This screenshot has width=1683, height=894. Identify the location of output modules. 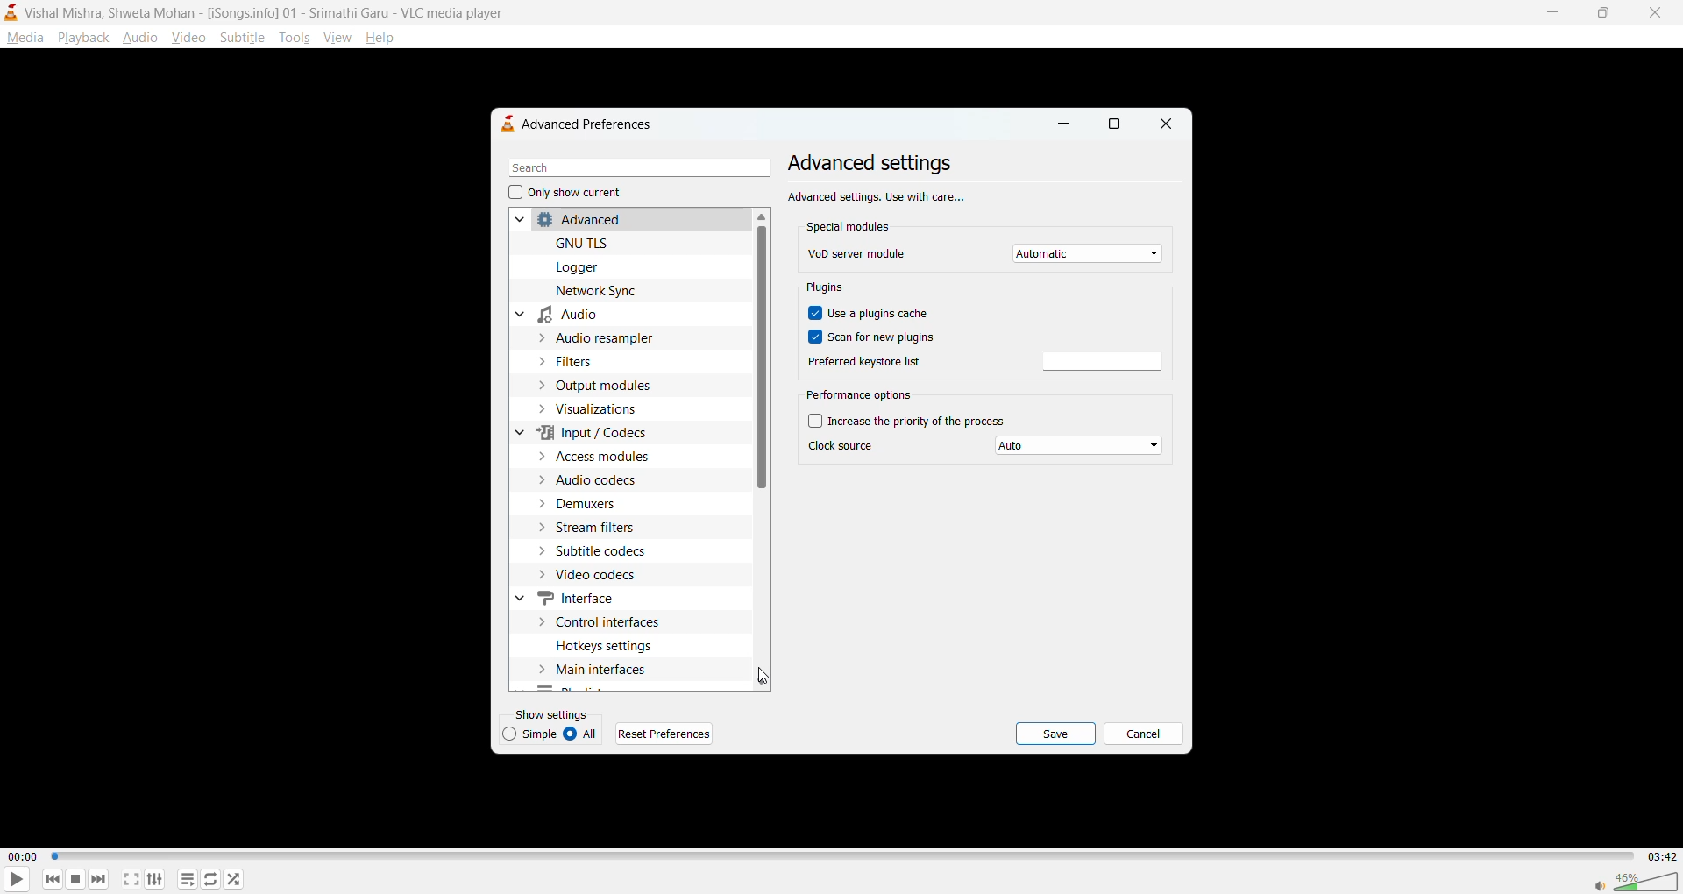
(614, 387).